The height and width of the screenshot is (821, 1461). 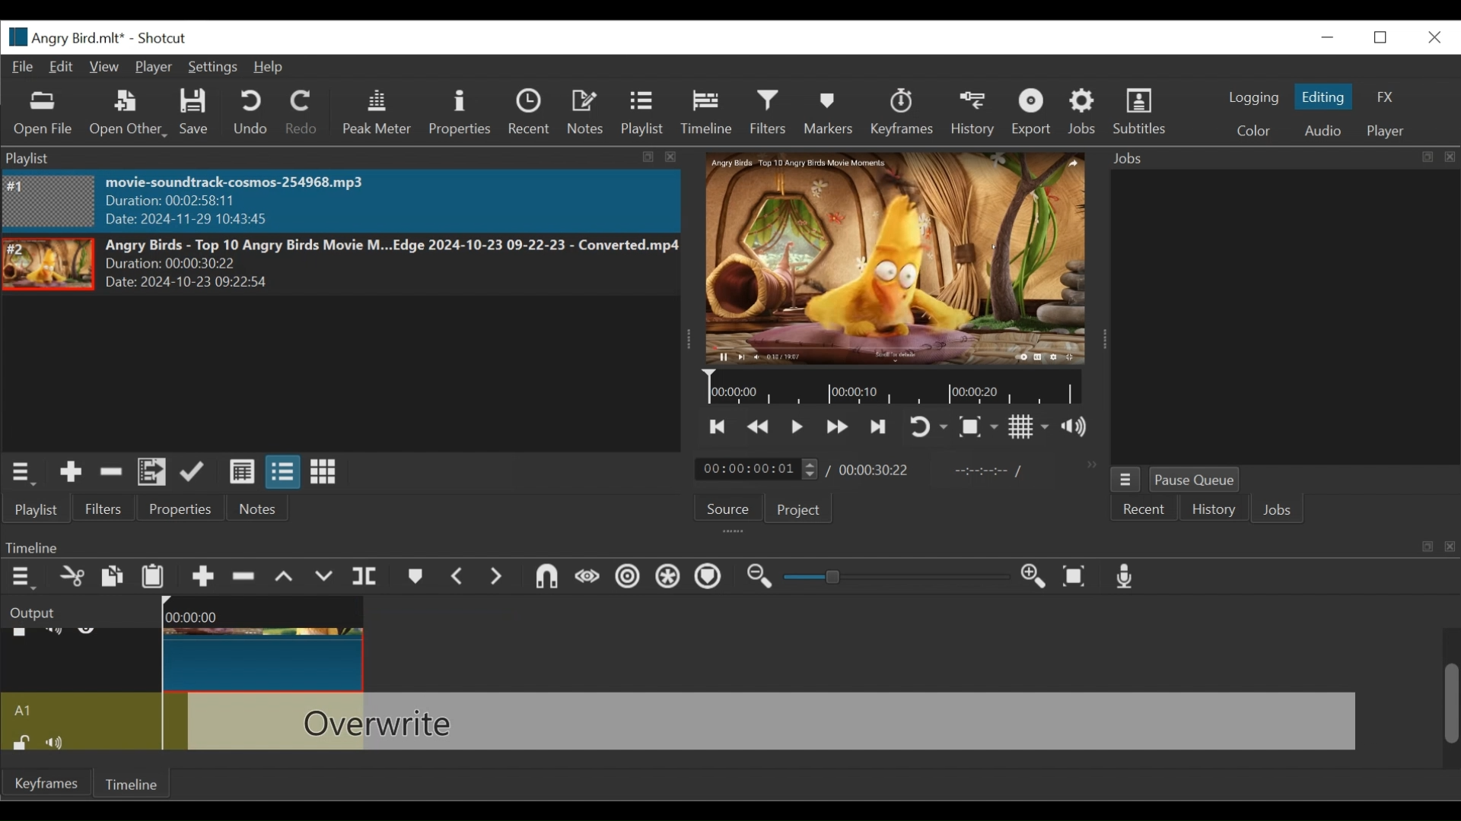 I want to click on Toggle Zoom, so click(x=980, y=428).